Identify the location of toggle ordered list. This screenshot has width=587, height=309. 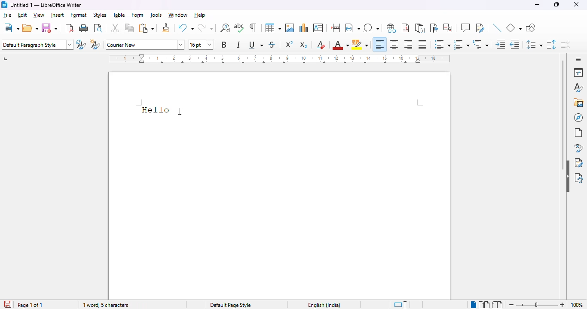
(461, 44).